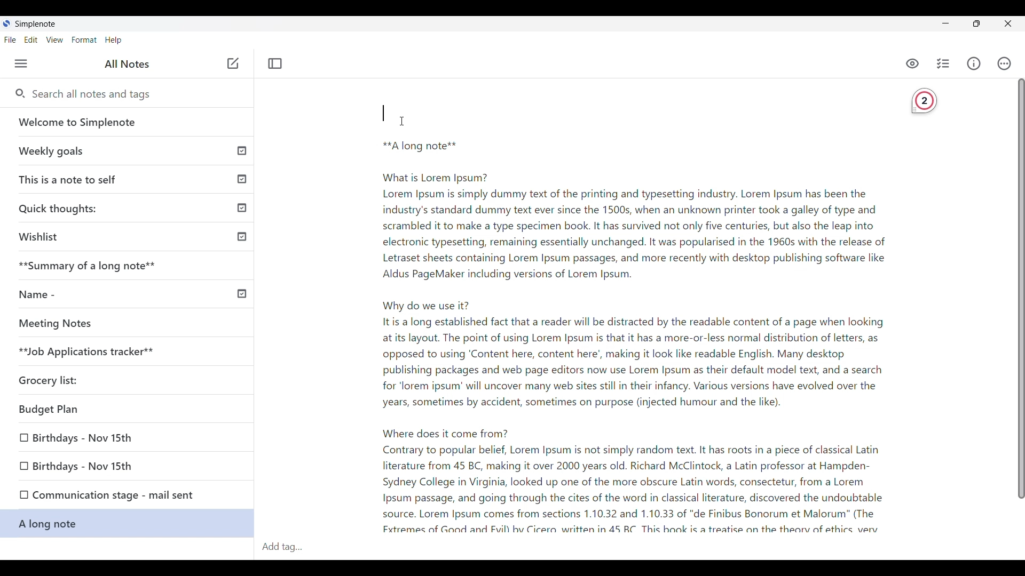  What do you see at coordinates (10, 39) in the screenshot?
I see `File` at bounding box center [10, 39].